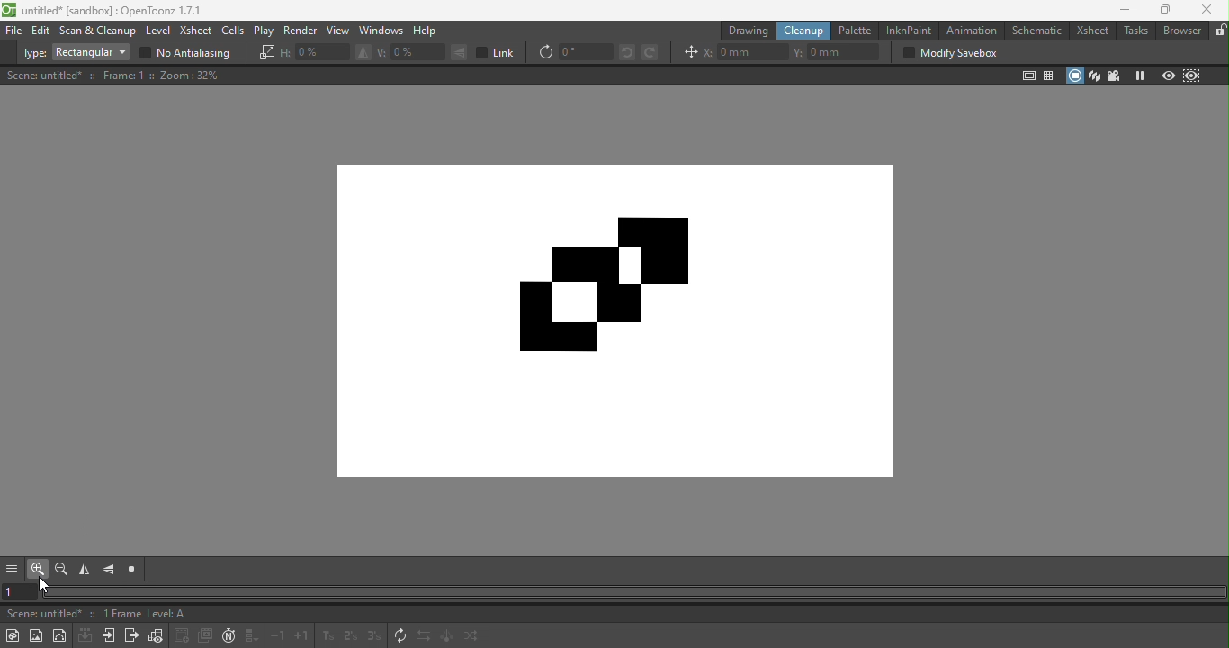 This screenshot has width=1229, height=648. Describe the element at coordinates (448, 637) in the screenshot. I see `Swing` at that location.